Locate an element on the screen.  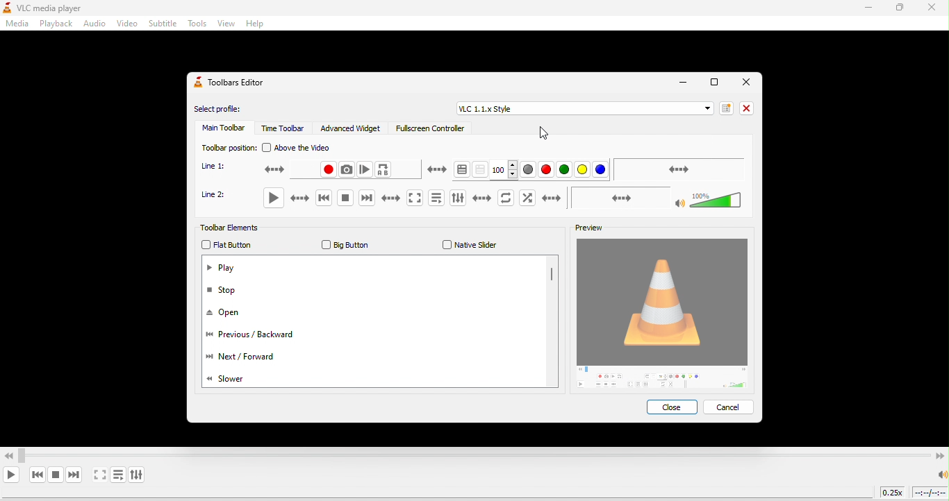
cursor movement is located at coordinates (543, 133).